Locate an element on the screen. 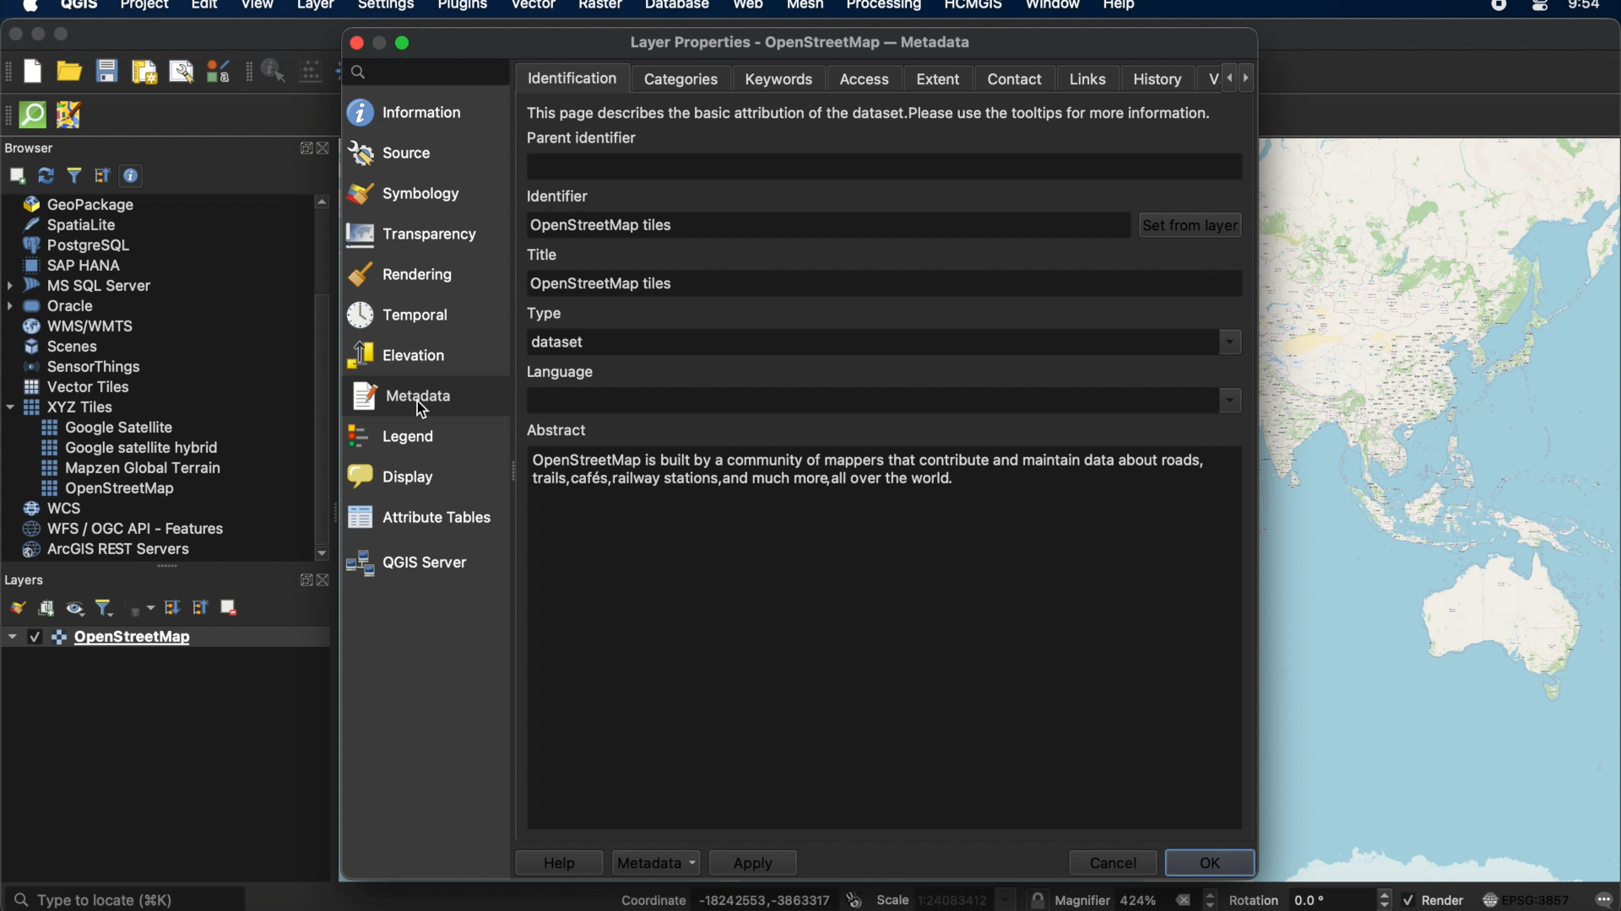 The height and width of the screenshot is (911, 1621). apply is located at coordinates (751, 863).